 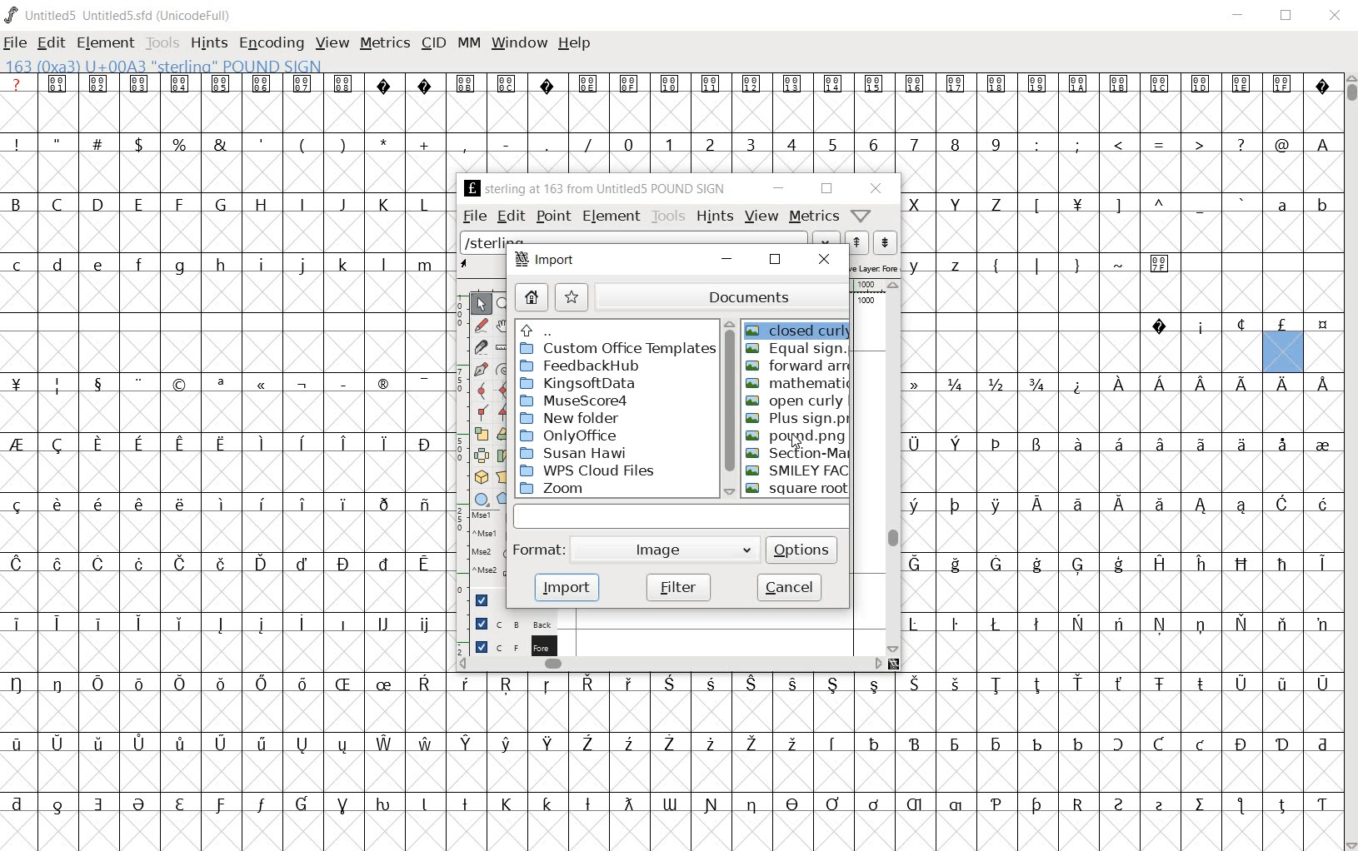 What do you see at coordinates (1035, 384) in the screenshot?
I see `3/4` at bounding box center [1035, 384].